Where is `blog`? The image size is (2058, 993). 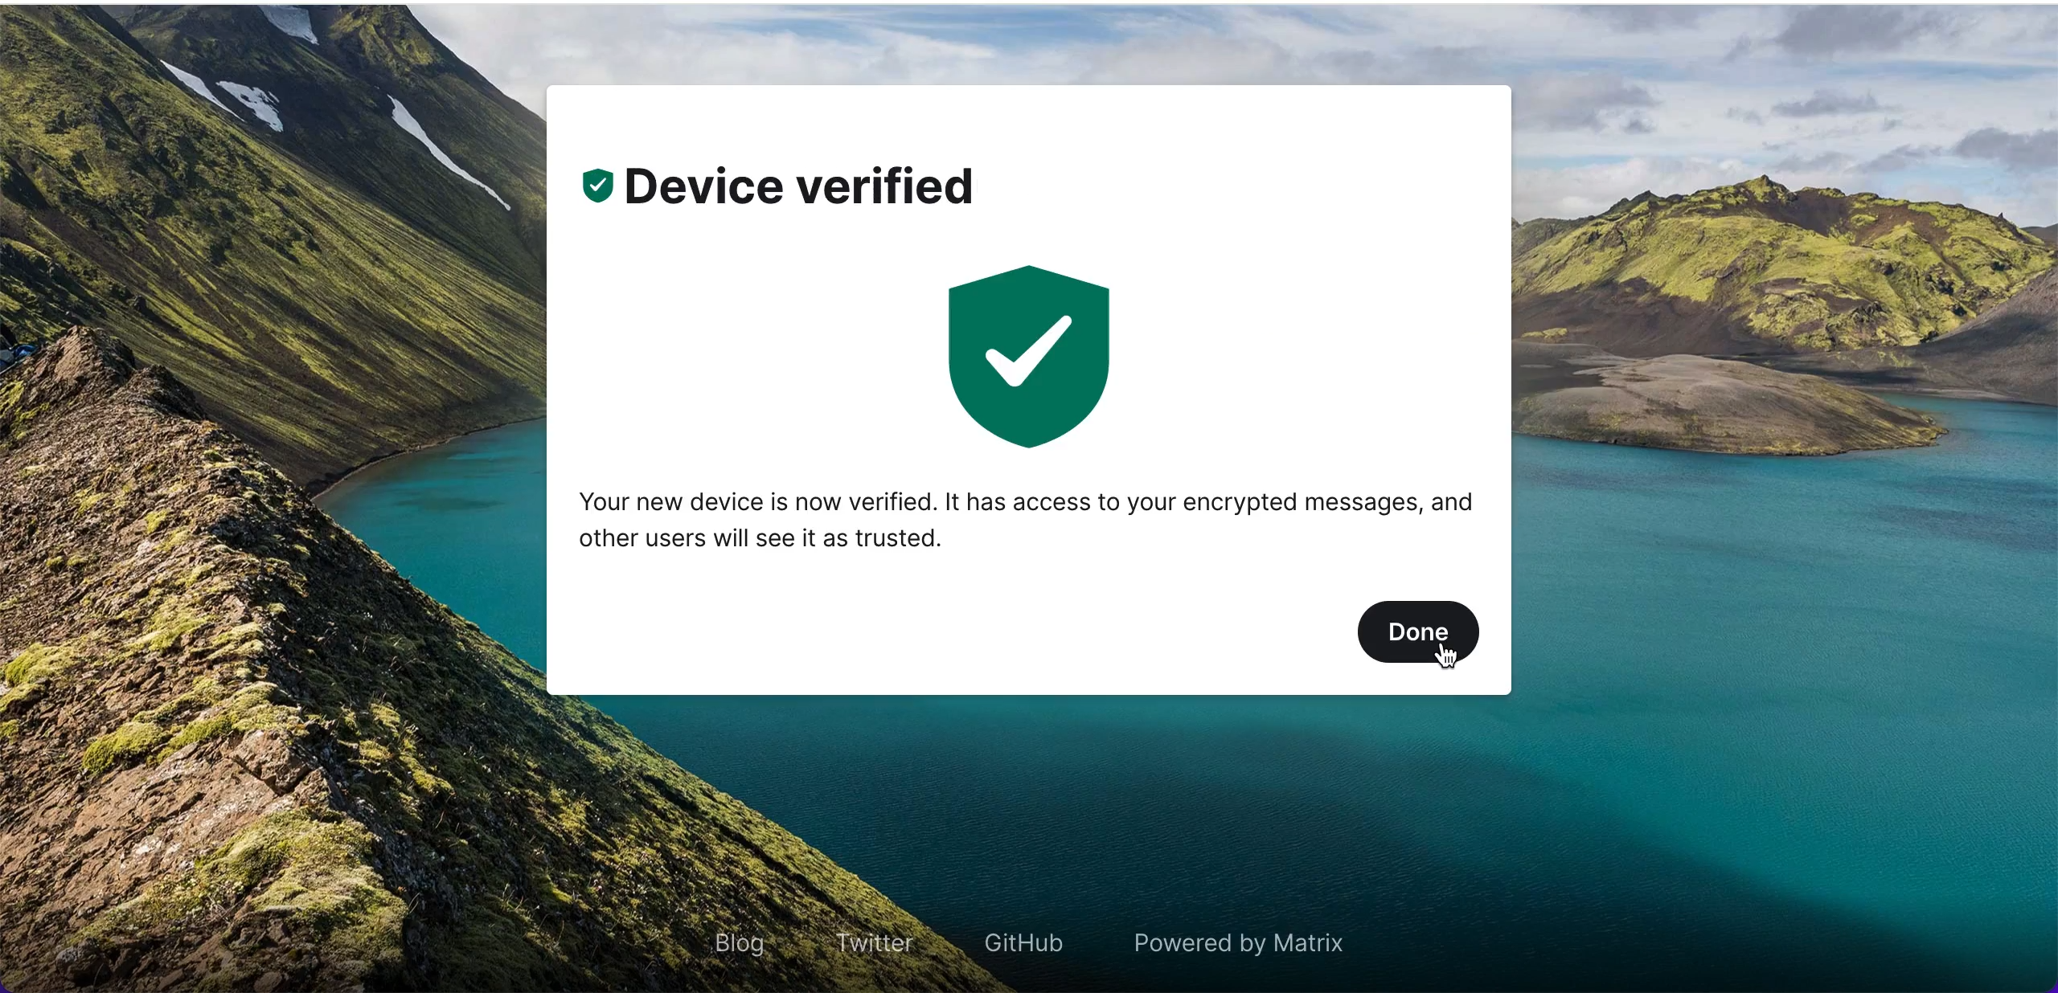
blog is located at coordinates (735, 933).